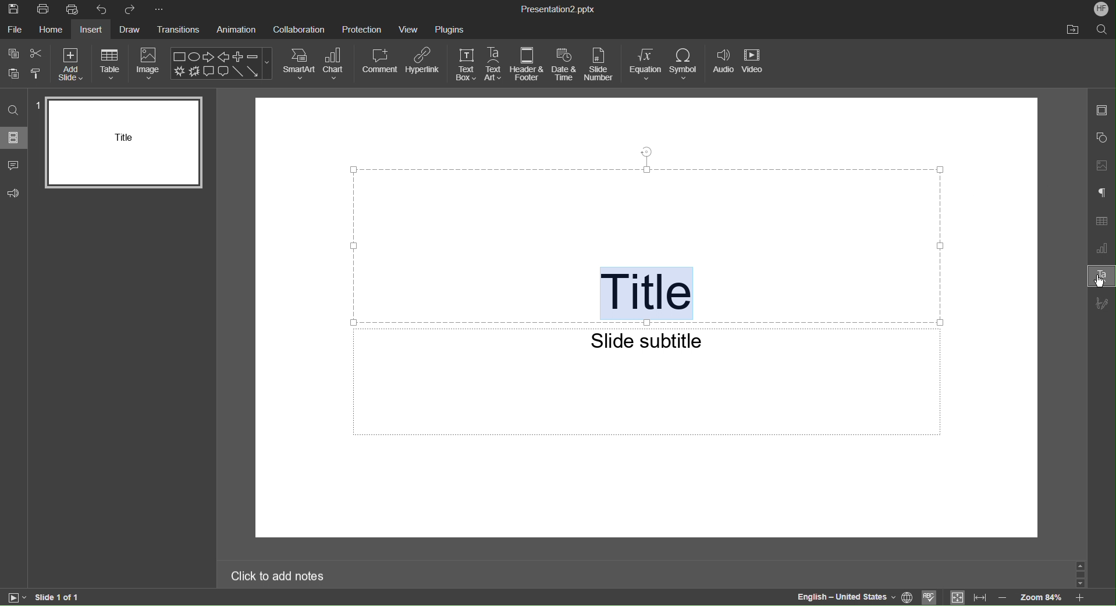  Describe the element at coordinates (528, 64) in the screenshot. I see `Header & Footer` at that location.